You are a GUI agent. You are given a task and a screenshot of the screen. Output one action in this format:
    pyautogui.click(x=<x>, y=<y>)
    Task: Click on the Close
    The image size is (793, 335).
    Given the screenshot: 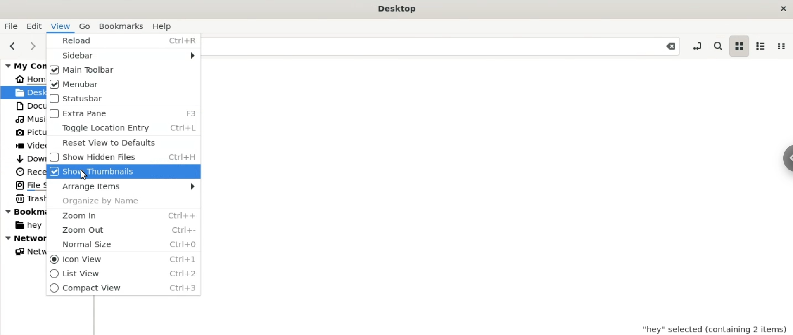 What is the action you would take?
    pyautogui.click(x=666, y=46)
    